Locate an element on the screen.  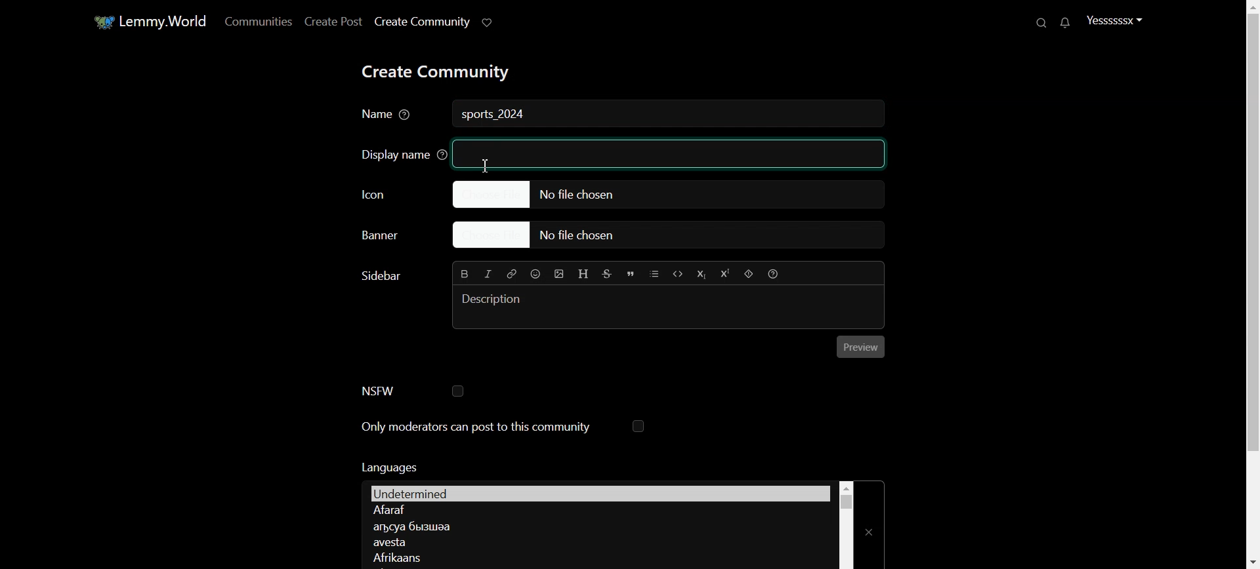
Choose file is located at coordinates (670, 236).